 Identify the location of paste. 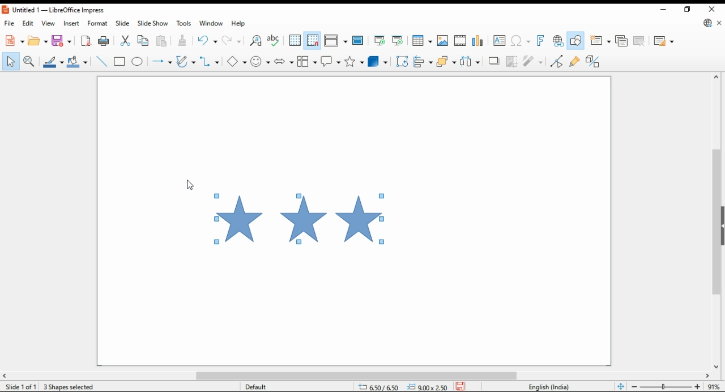
(163, 41).